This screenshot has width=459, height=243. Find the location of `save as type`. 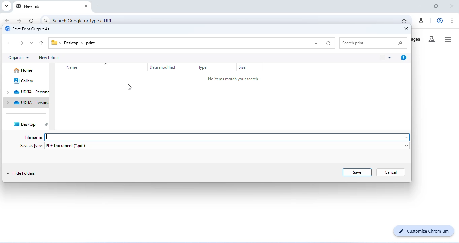

save as type is located at coordinates (31, 146).